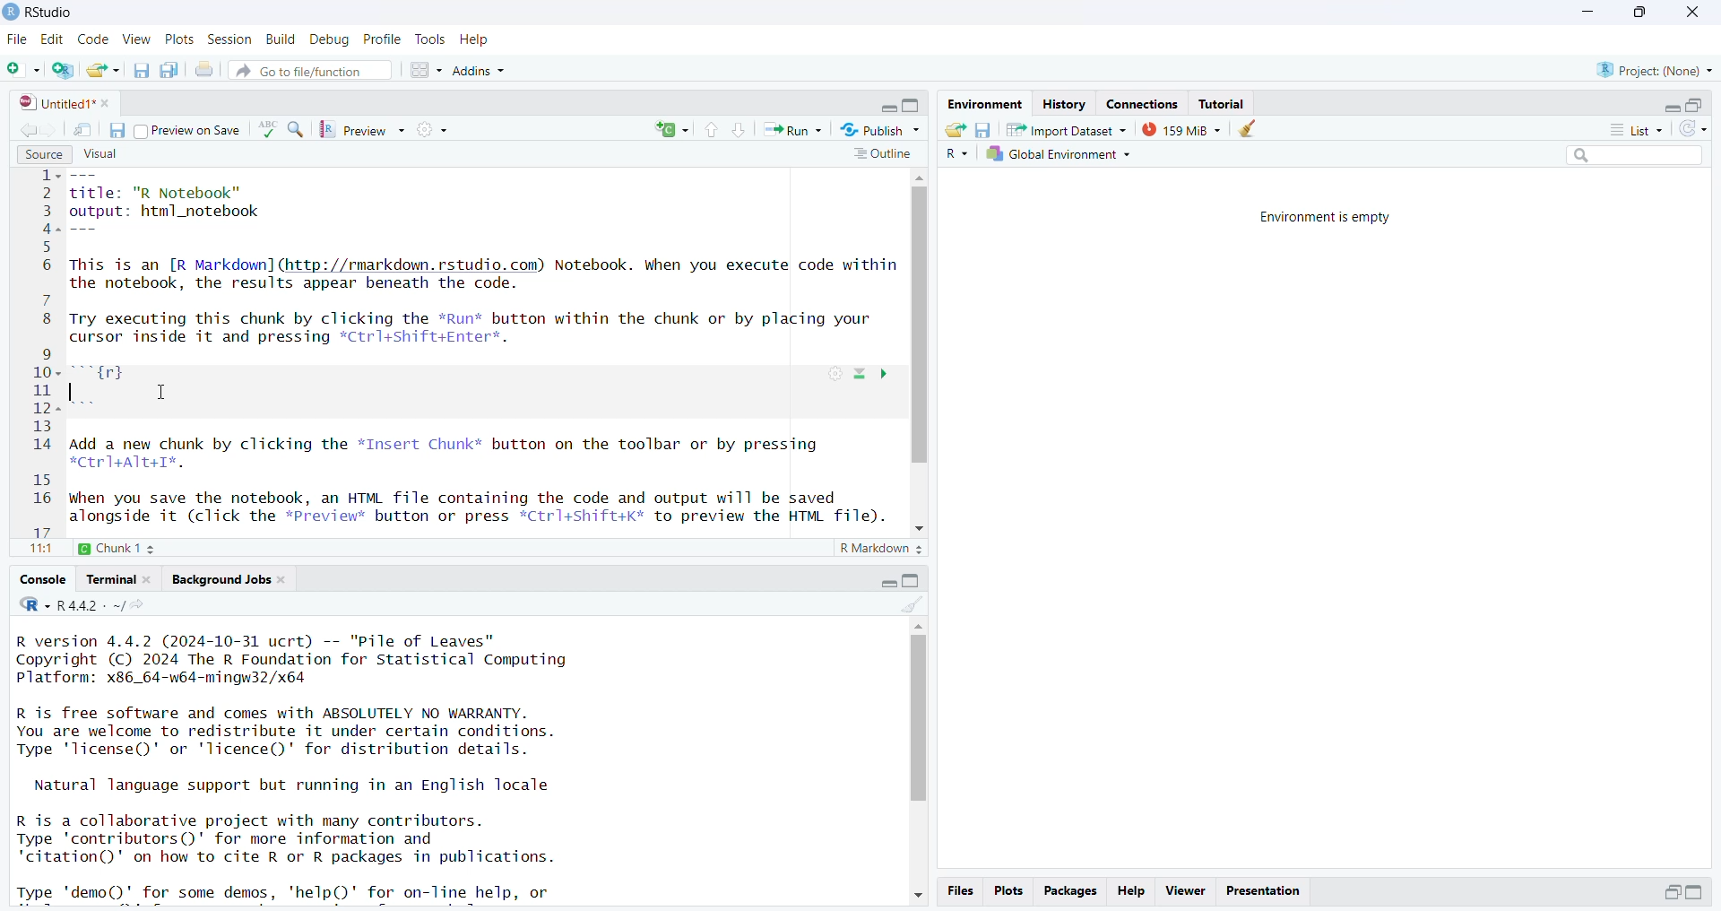 This screenshot has width=1721, height=911. I want to click on profile, so click(384, 39).